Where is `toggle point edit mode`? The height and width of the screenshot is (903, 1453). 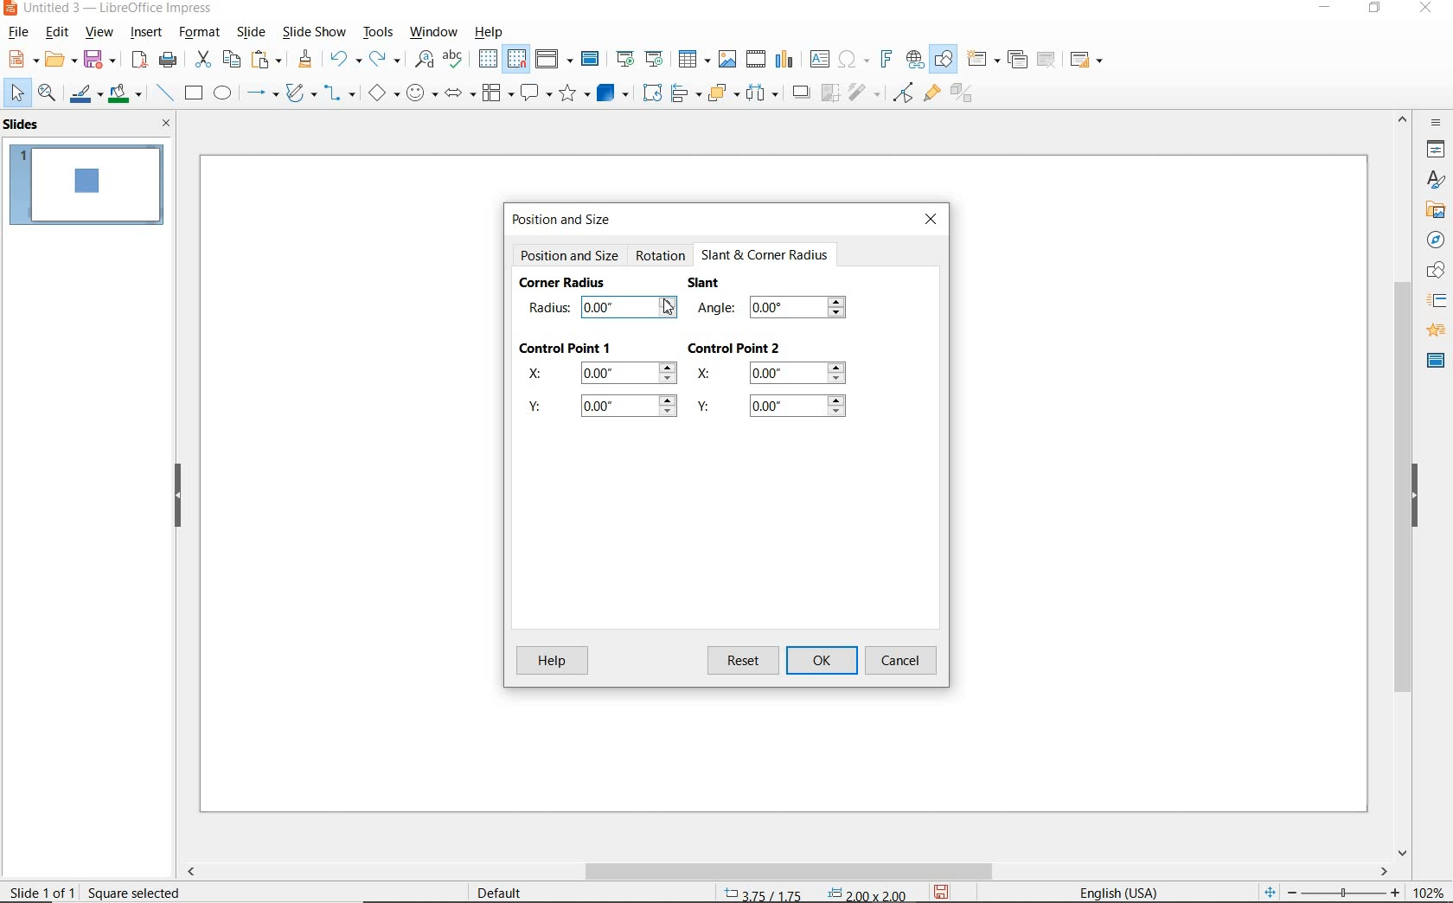 toggle point edit mode is located at coordinates (902, 94).